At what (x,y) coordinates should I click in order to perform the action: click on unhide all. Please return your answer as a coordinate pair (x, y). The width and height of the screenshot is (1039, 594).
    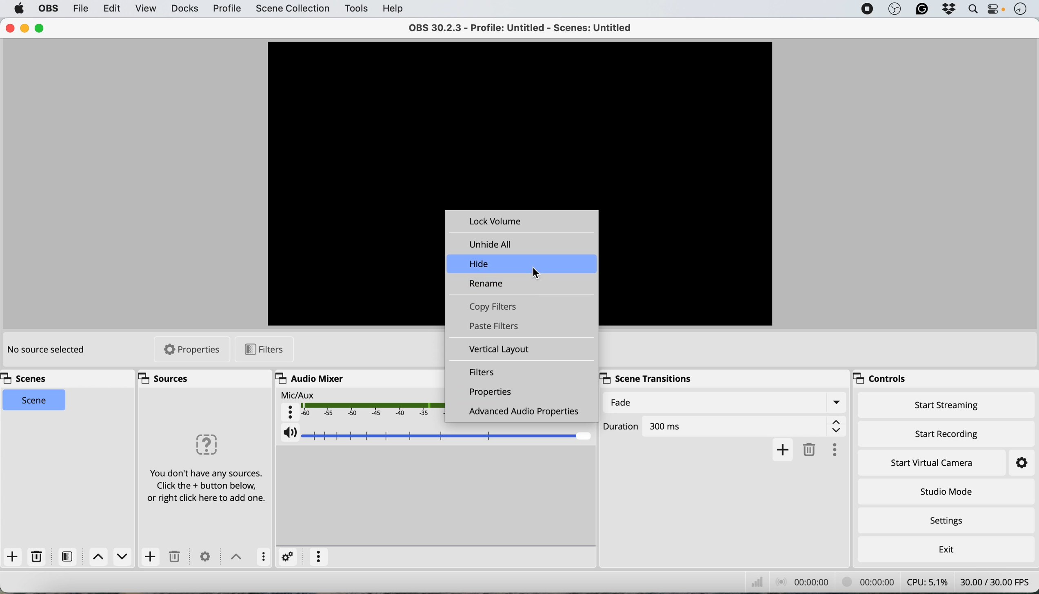
    Looking at the image, I should click on (494, 245).